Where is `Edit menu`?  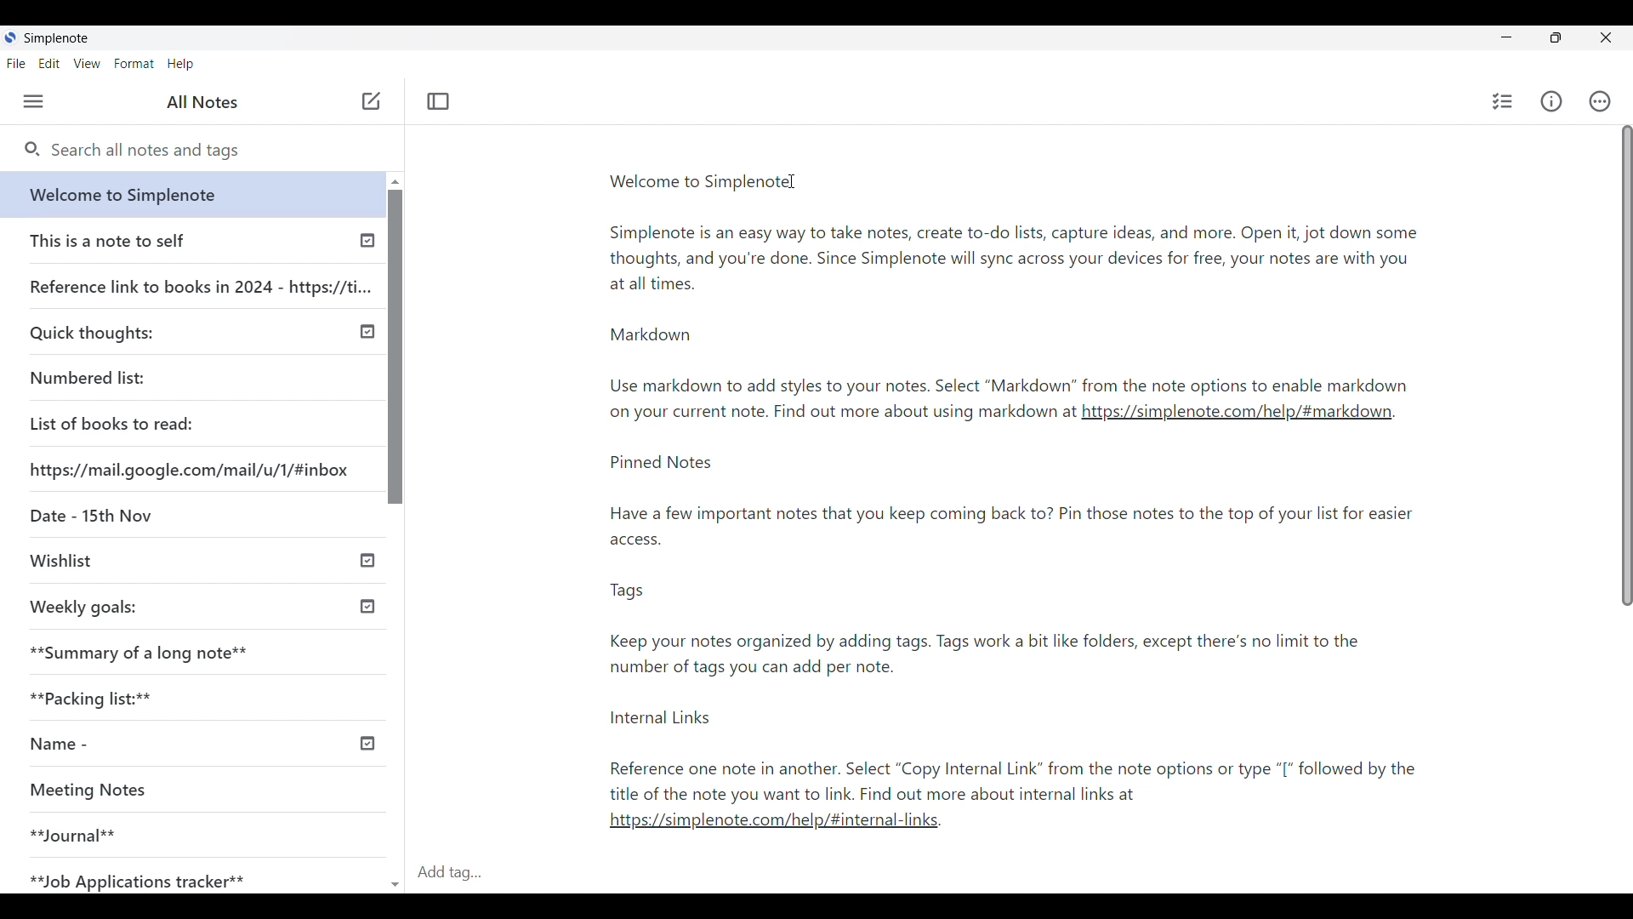
Edit menu is located at coordinates (49, 63).